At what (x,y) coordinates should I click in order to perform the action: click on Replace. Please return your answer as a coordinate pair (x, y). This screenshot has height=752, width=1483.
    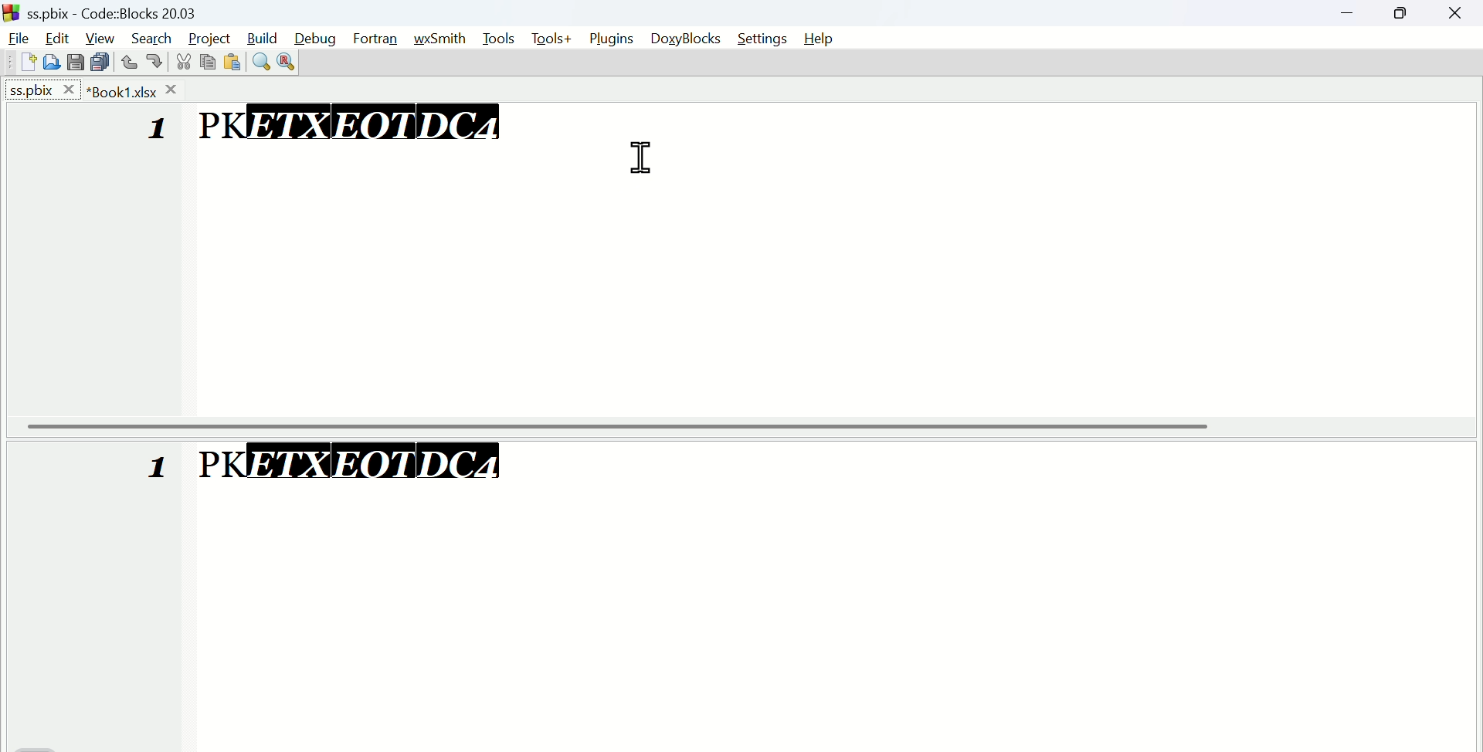
    Looking at the image, I should click on (287, 63).